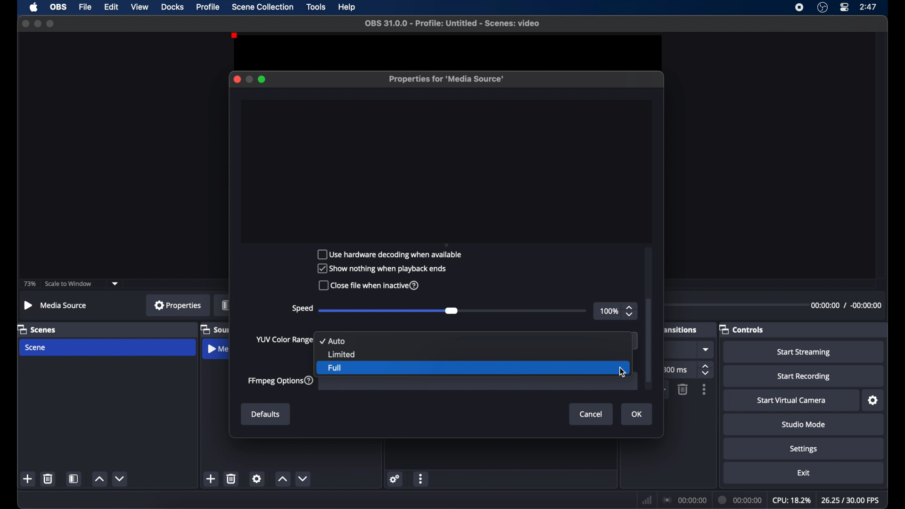  Describe the element at coordinates (685, 500) in the screenshot. I see `connection` at that location.